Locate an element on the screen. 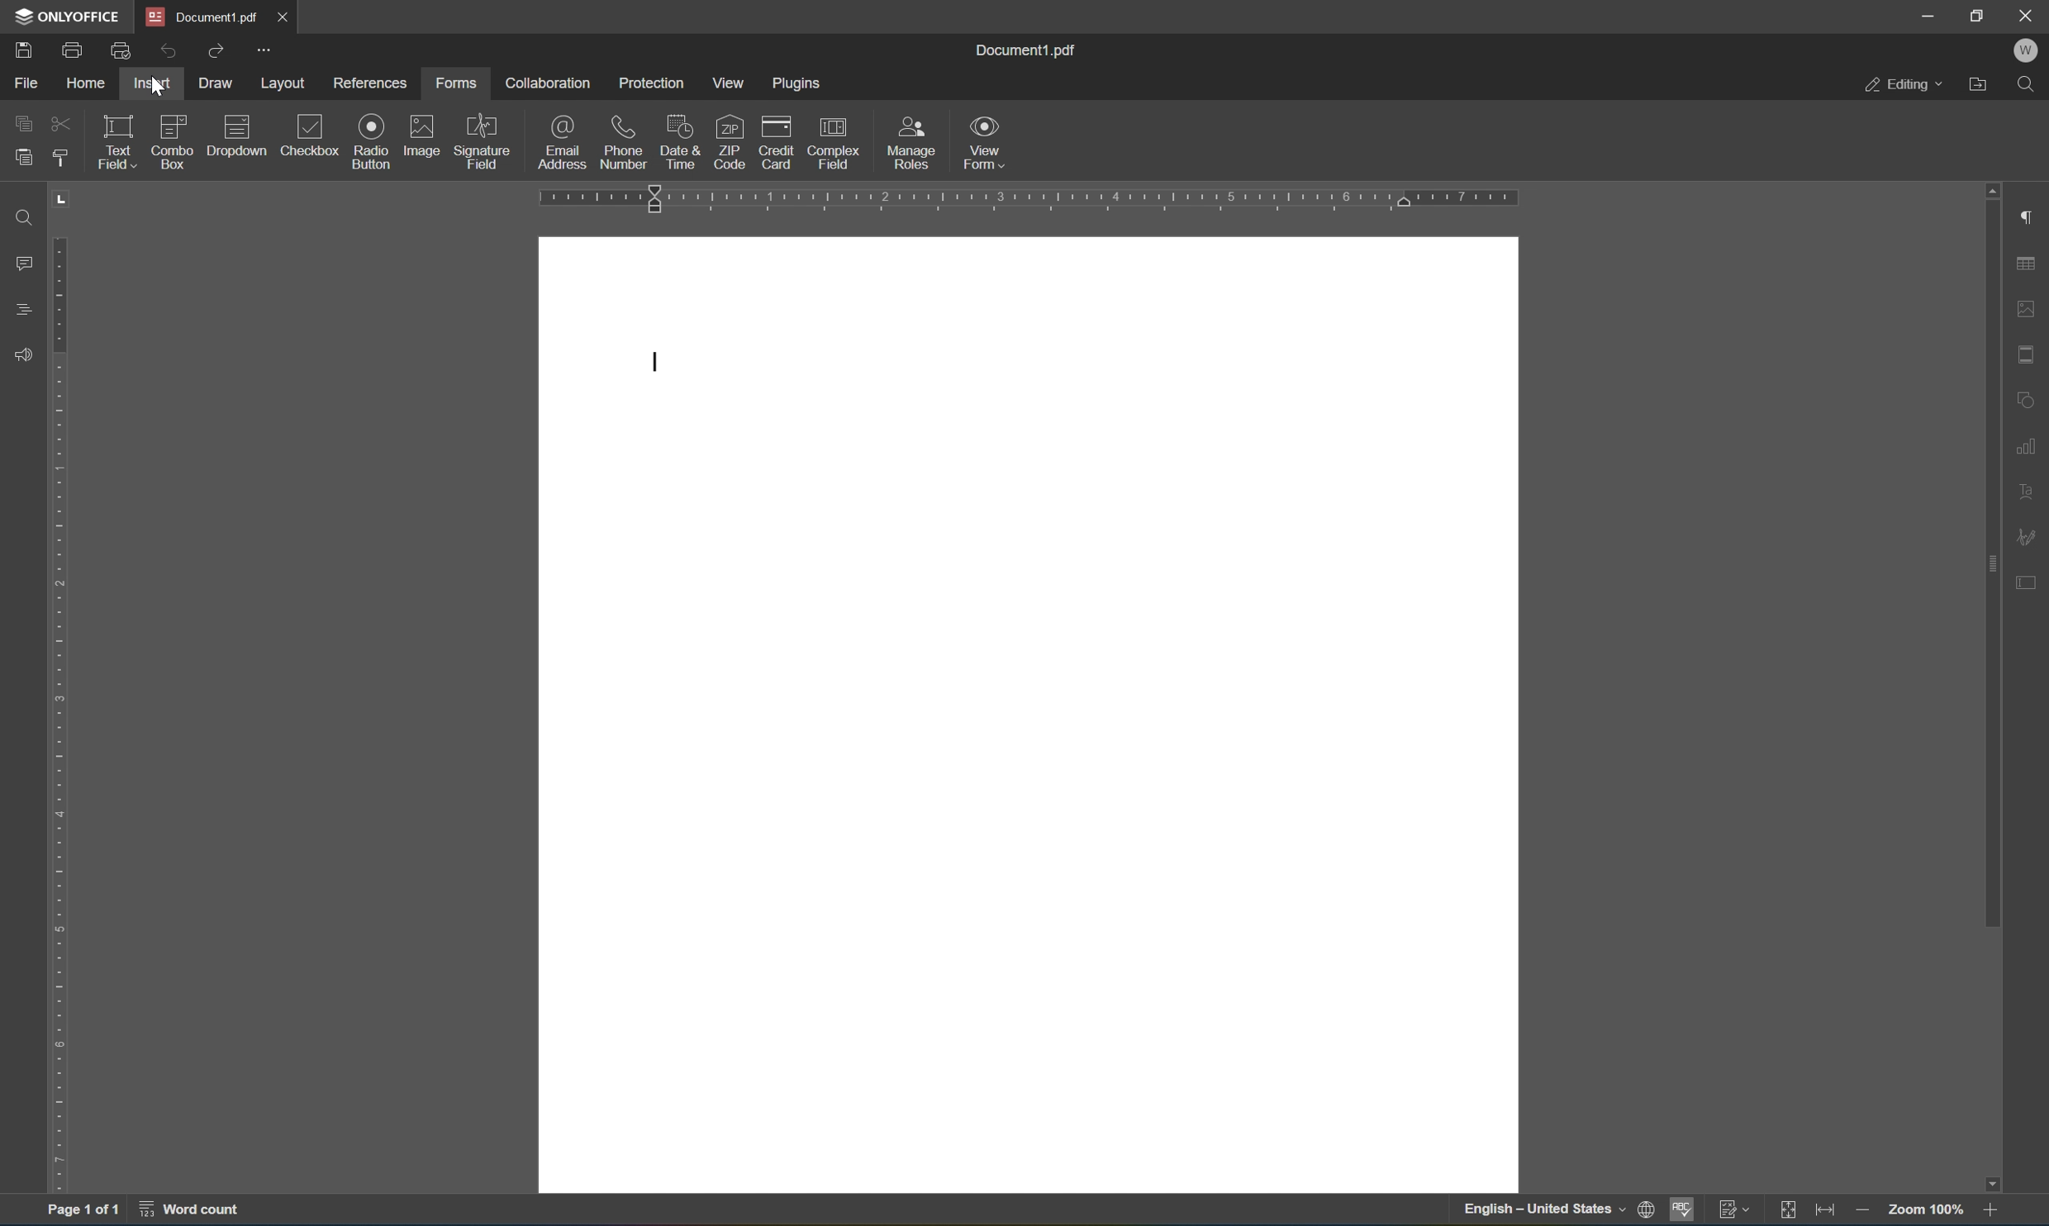 The width and height of the screenshot is (2049, 1226). fit to width  is located at coordinates (1826, 1213).